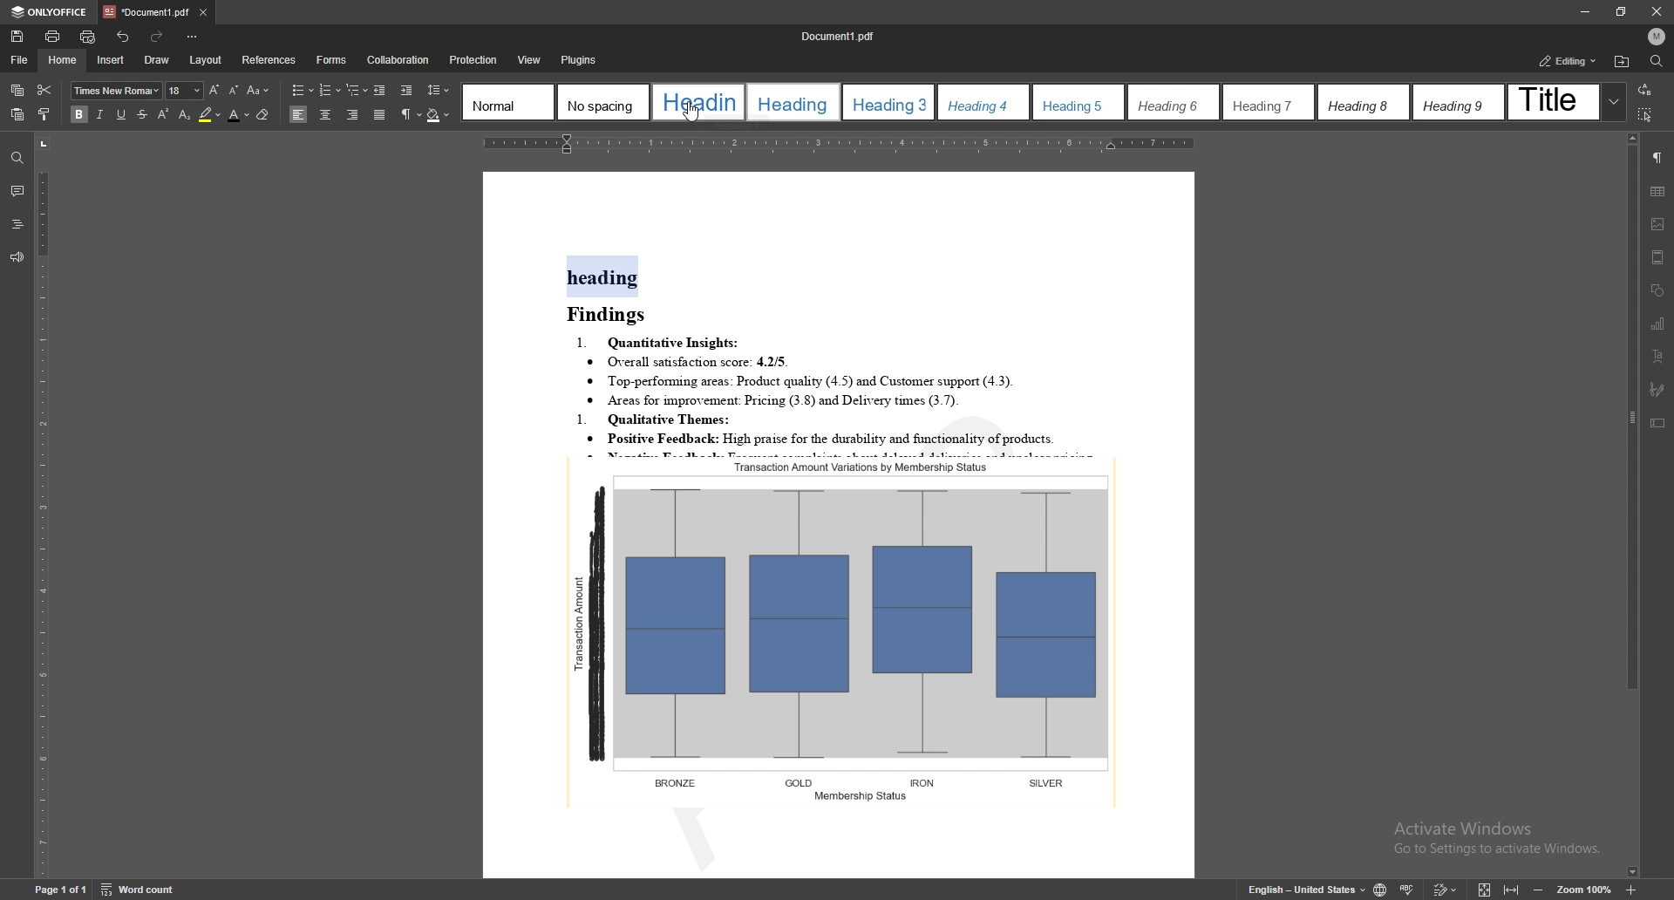 The image size is (1674, 900). Describe the element at coordinates (663, 419) in the screenshot. I see `1. Qualitative Themes:` at that location.